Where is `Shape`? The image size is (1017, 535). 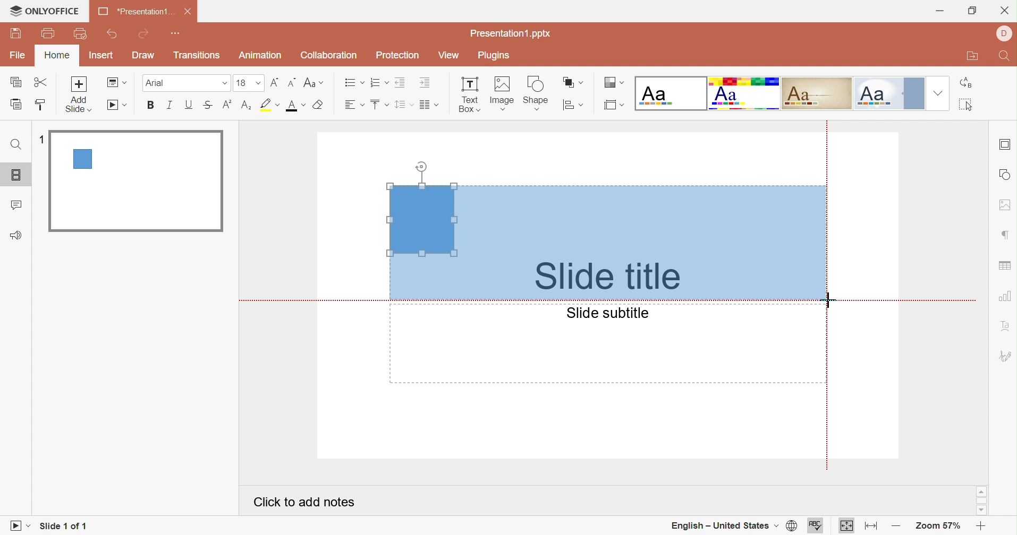
Shape is located at coordinates (535, 94).